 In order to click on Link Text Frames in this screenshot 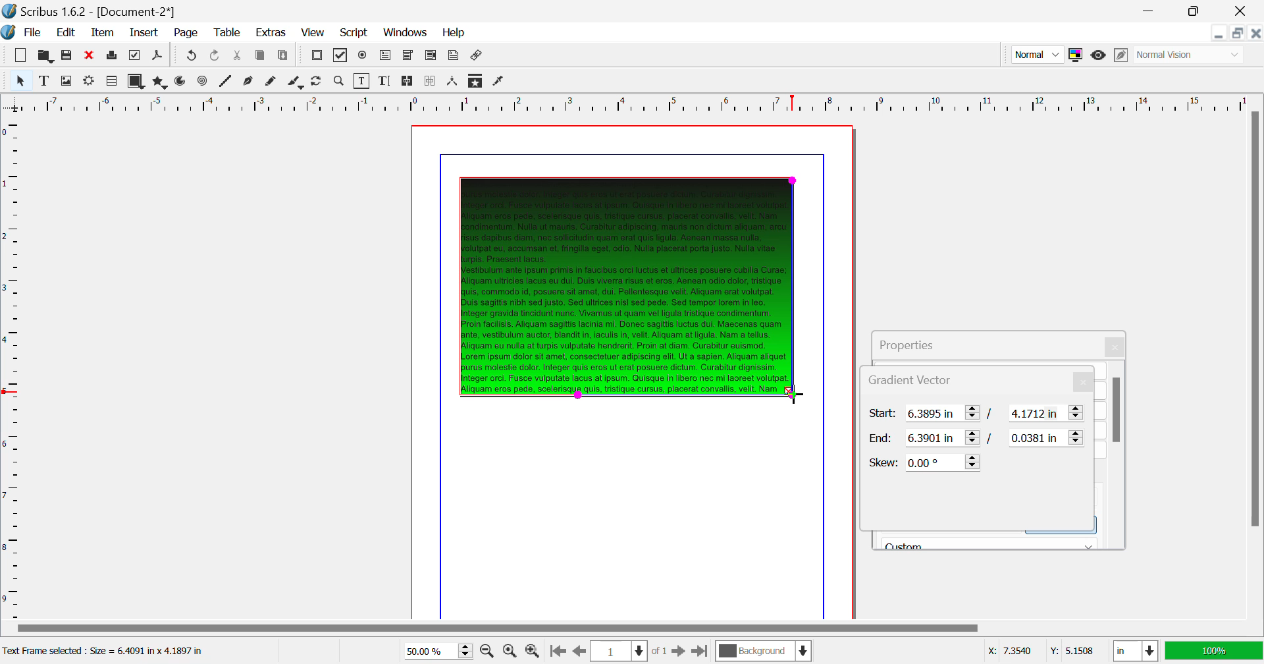, I will do `click(408, 82)`.